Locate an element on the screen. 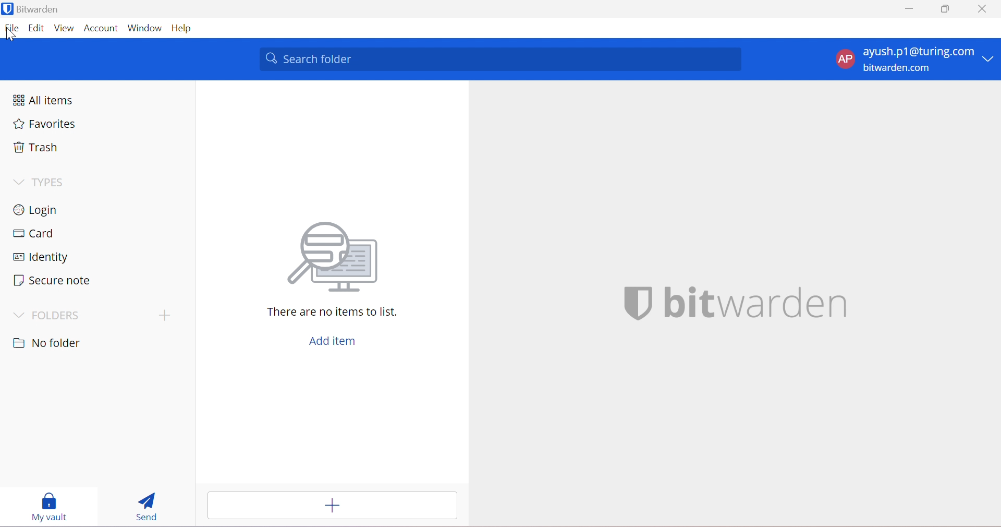  Card is located at coordinates (34, 233).